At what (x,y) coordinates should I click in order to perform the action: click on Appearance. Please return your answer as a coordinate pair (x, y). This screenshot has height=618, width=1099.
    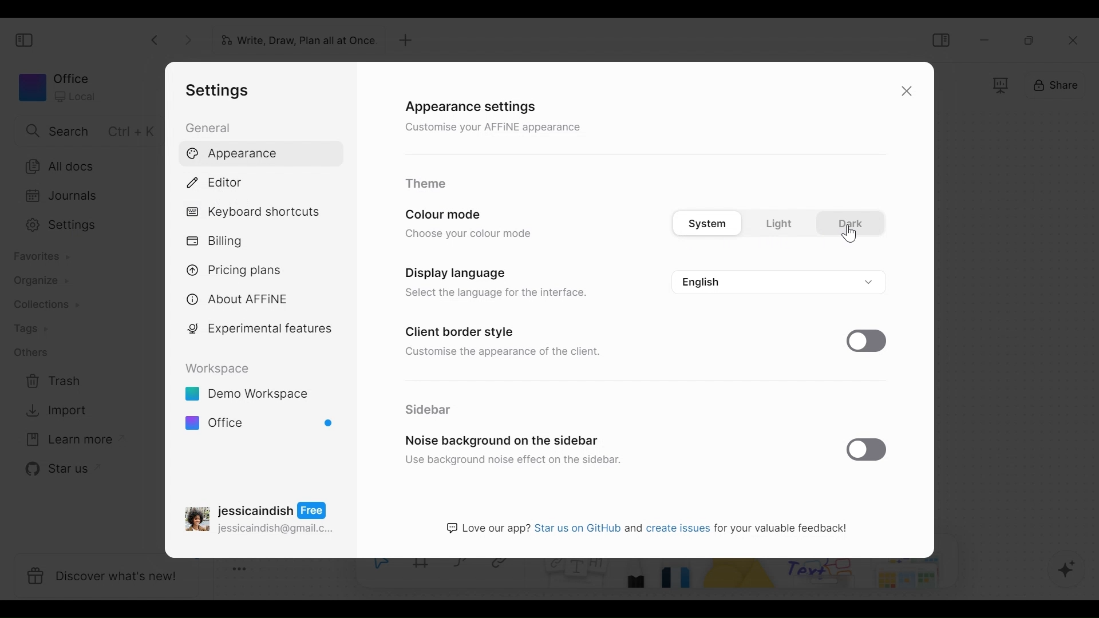
    Looking at the image, I should click on (257, 153).